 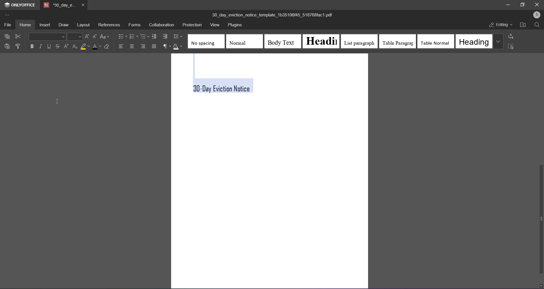 I want to click on plugins, so click(x=234, y=26).